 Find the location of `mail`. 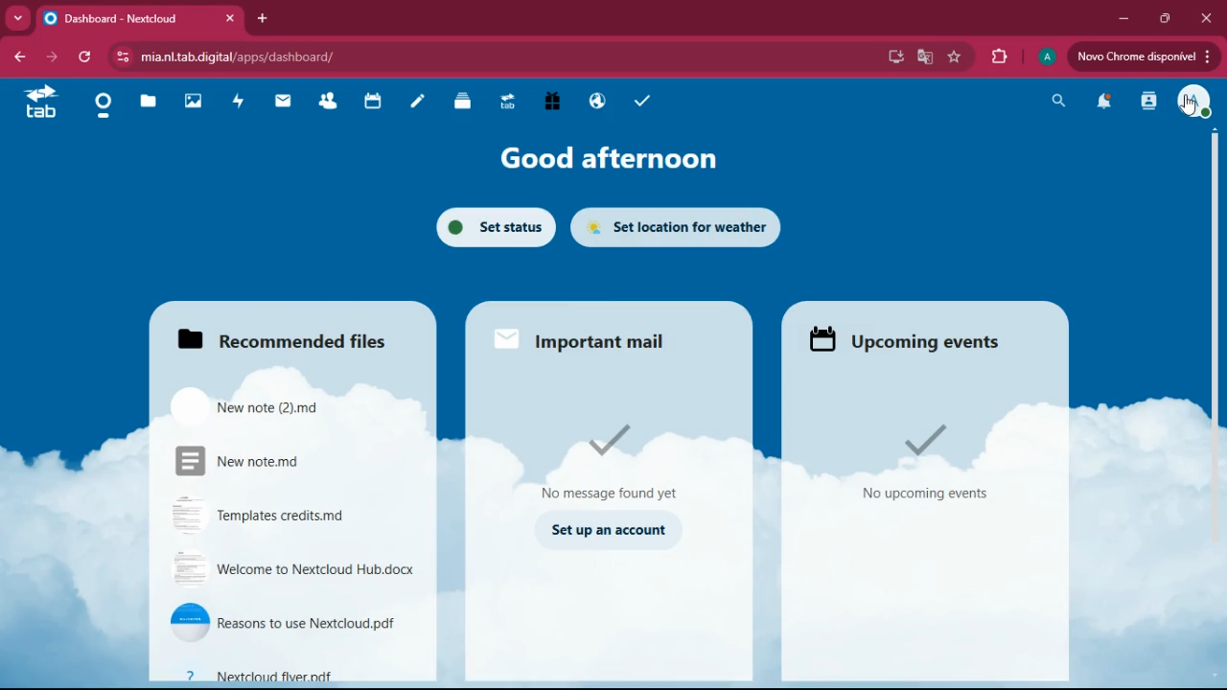

mail is located at coordinates (286, 102).